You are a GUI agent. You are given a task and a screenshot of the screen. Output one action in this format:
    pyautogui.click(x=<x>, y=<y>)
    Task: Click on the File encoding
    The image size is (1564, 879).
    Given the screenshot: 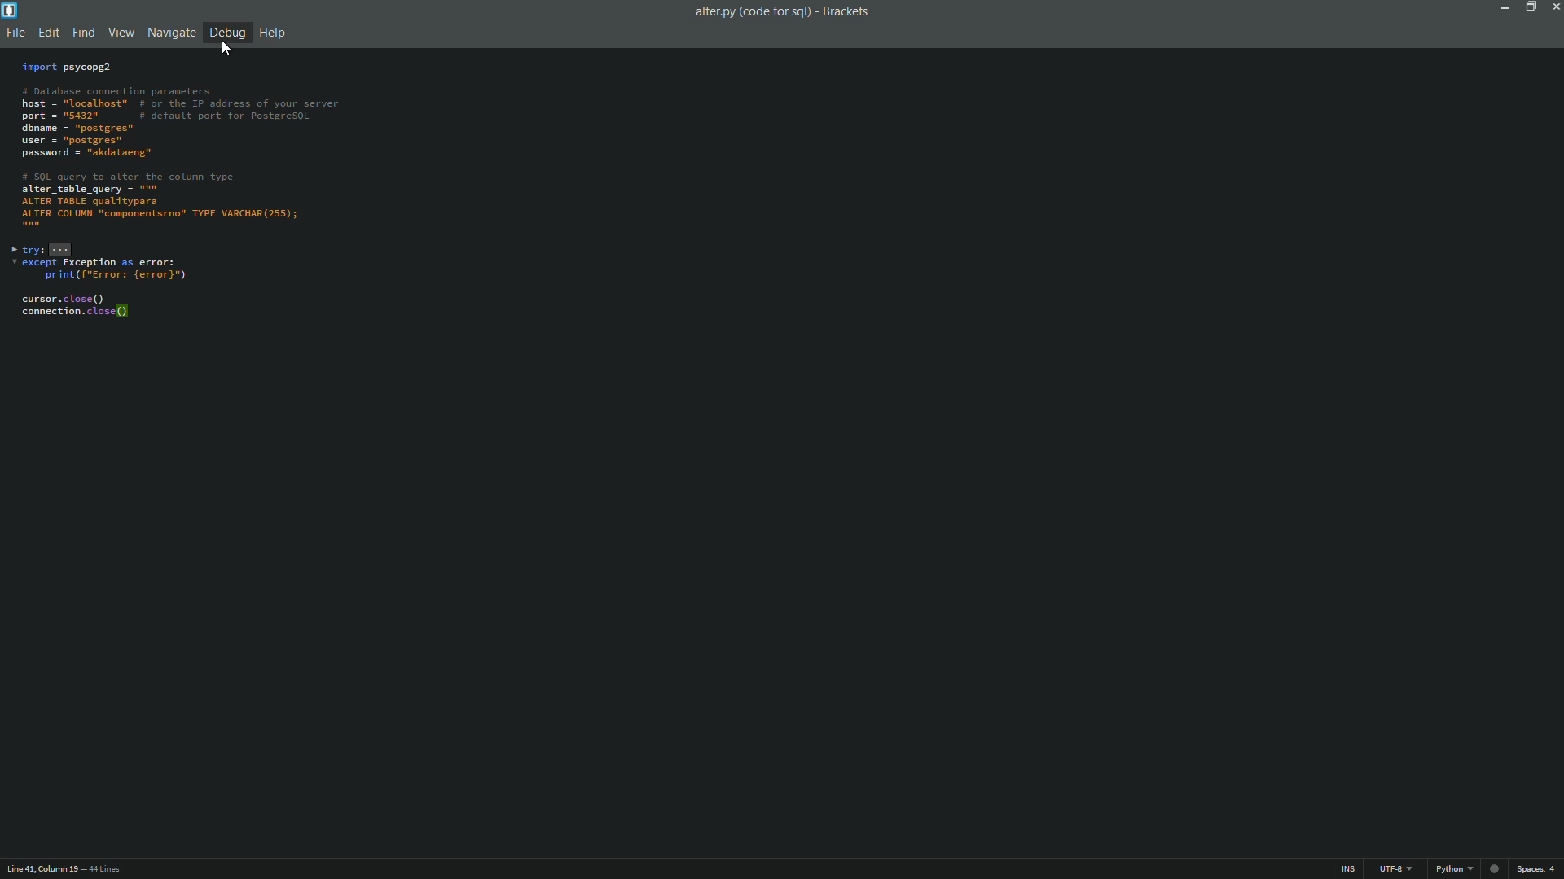 What is the action you would take?
    pyautogui.click(x=1399, y=870)
    